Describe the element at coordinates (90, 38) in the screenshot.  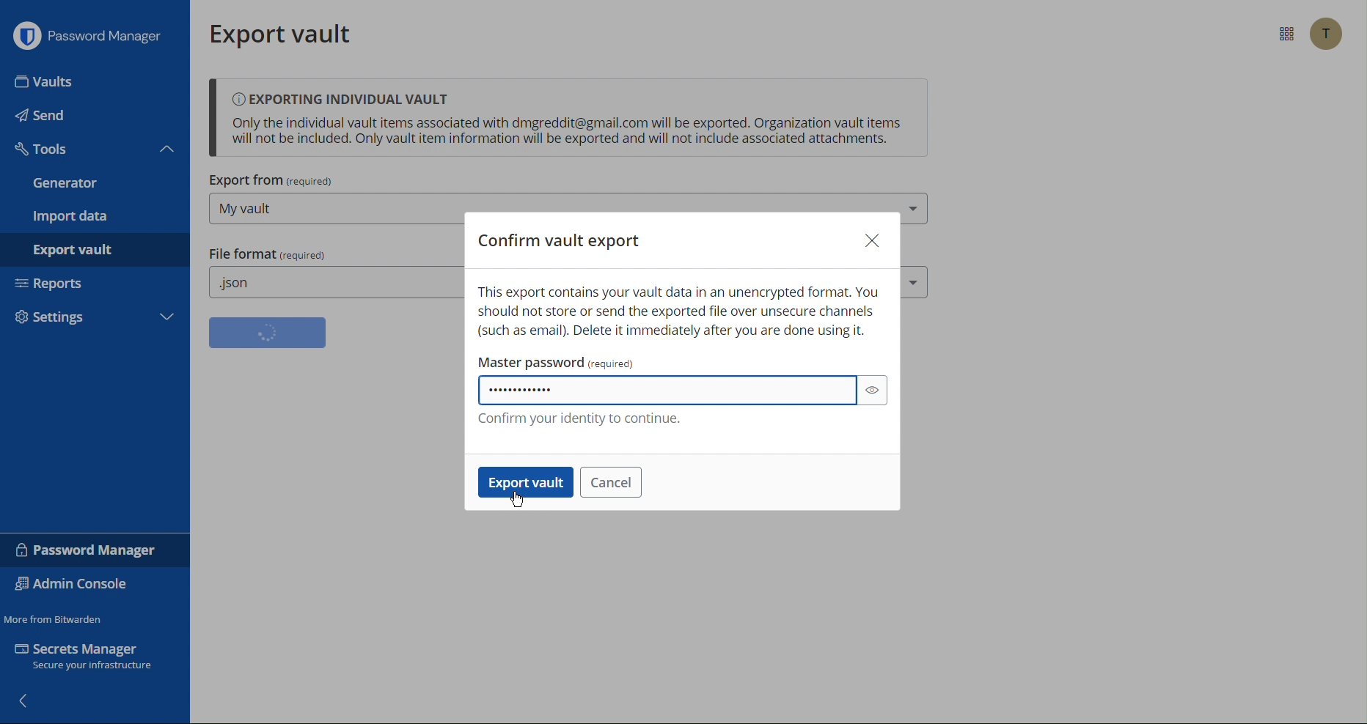
I see `Password Manager` at that location.